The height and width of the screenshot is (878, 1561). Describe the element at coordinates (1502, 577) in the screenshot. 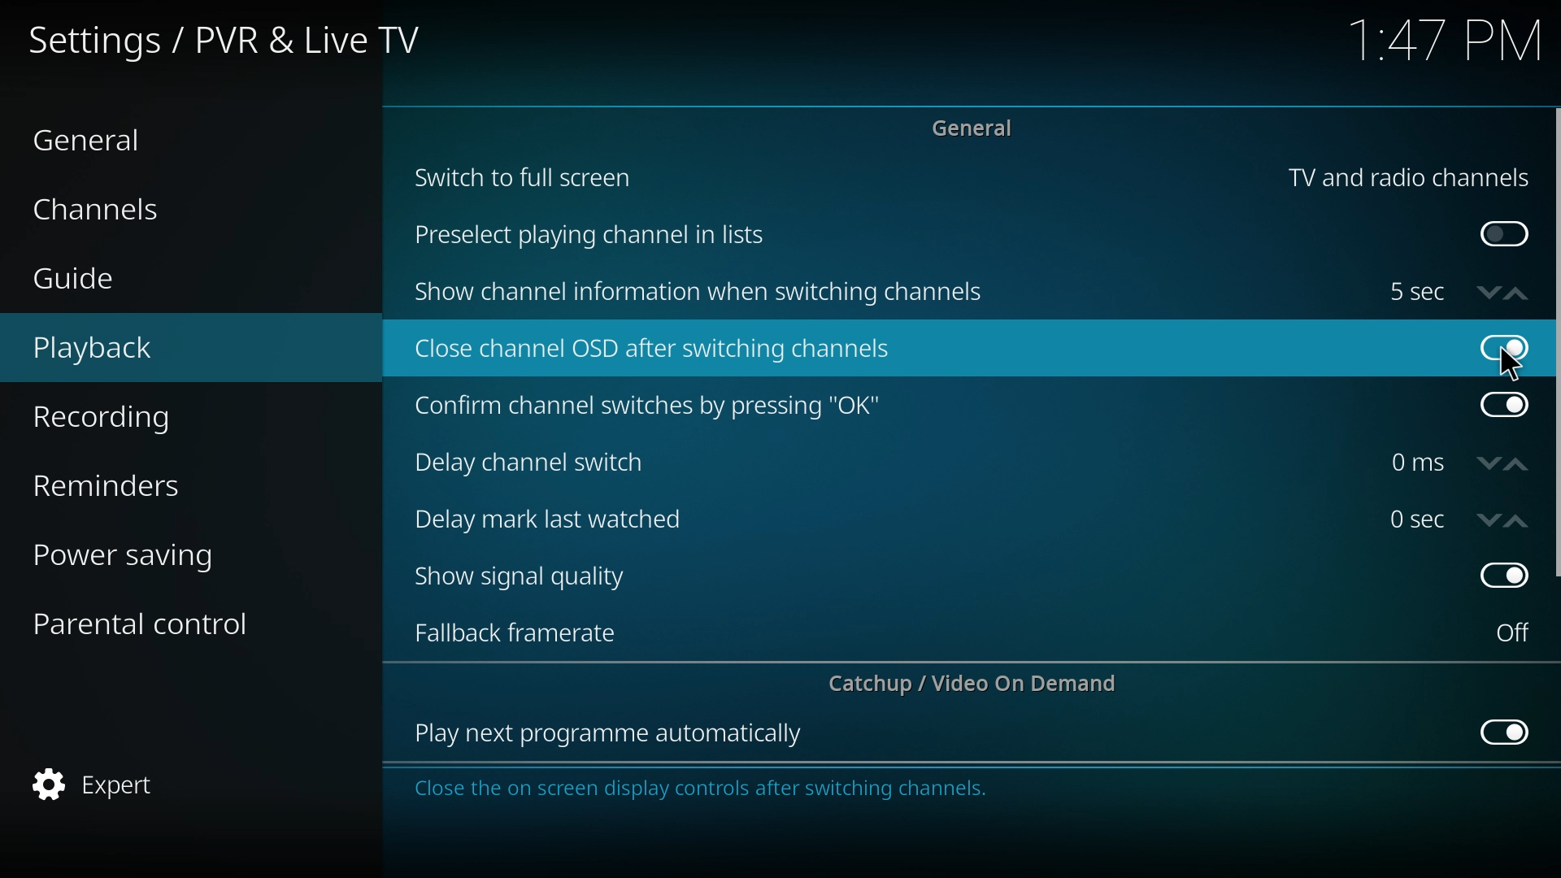

I see `off` at that location.